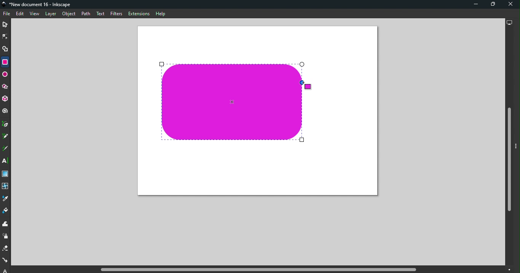 The height and width of the screenshot is (273, 520). I want to click on Connector tool, so click(5, 261).